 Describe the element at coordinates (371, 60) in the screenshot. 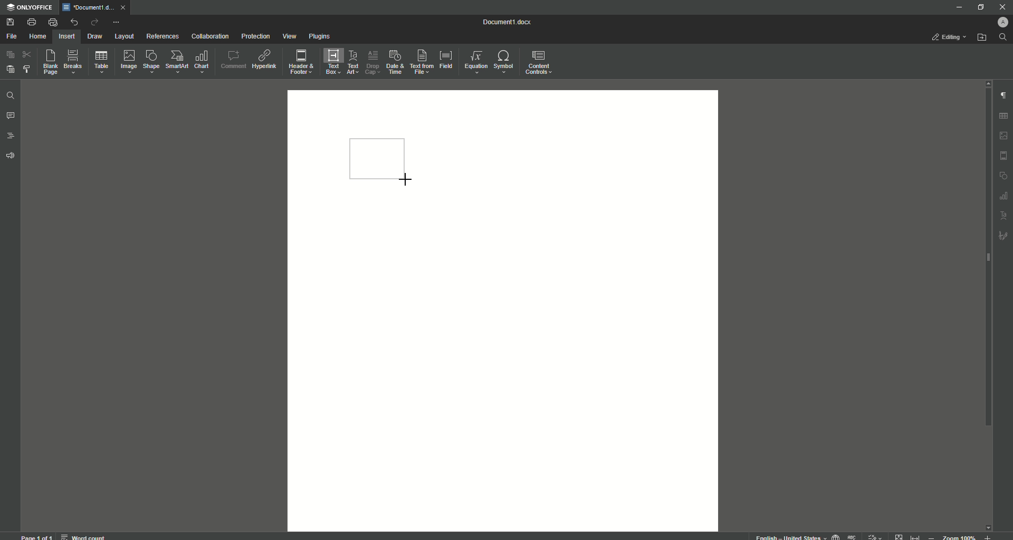

I see `Drop Cap` at that location.